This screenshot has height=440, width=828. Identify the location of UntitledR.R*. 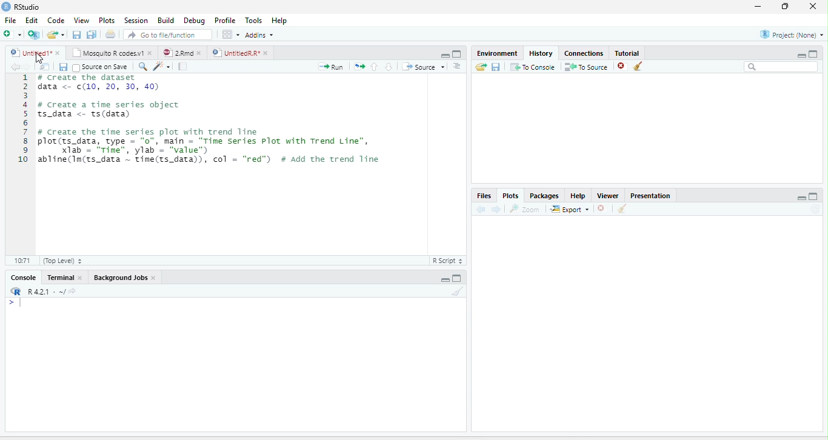
(235, 53).